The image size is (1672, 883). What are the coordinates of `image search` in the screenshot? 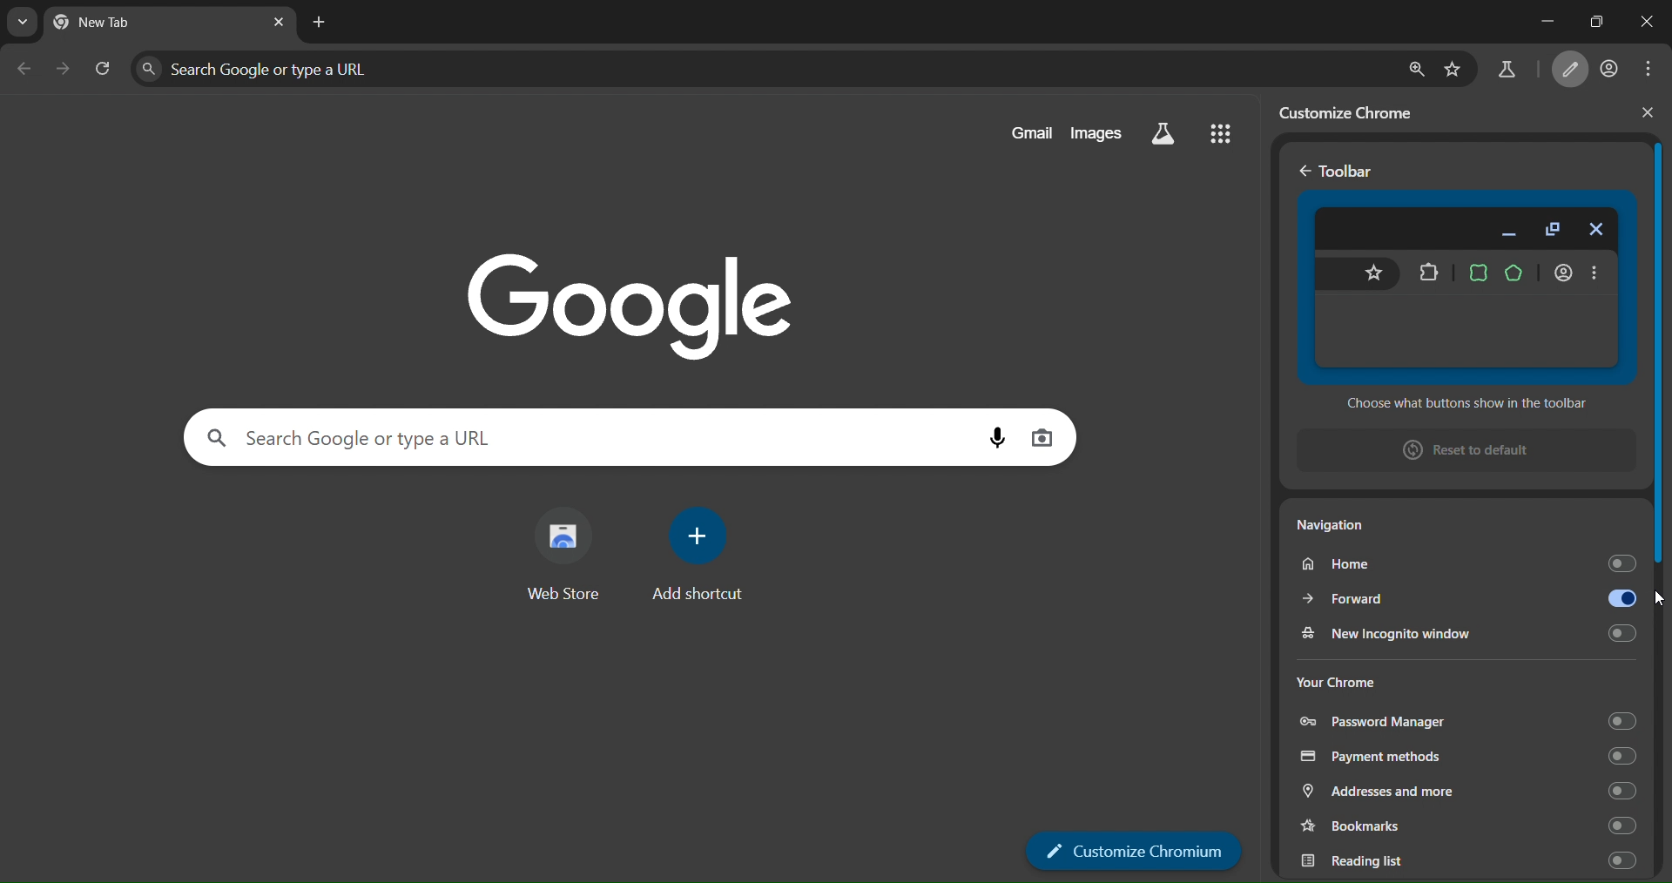 It's located at (1043, 438).